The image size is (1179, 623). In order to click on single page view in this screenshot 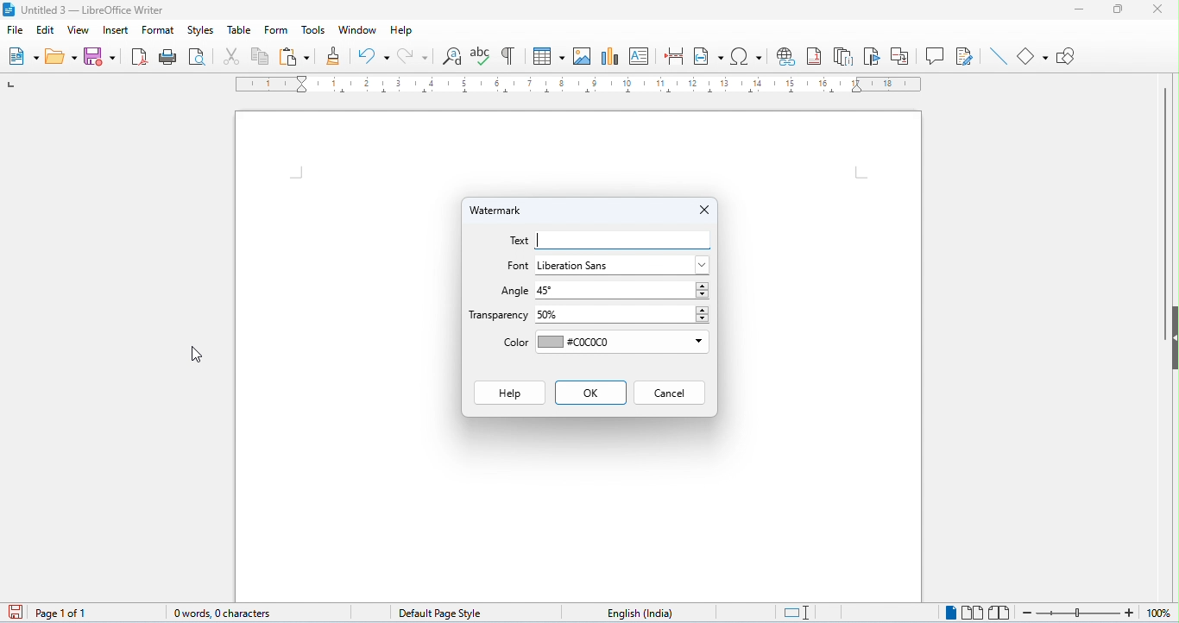, I will do `click(950, 613)`.